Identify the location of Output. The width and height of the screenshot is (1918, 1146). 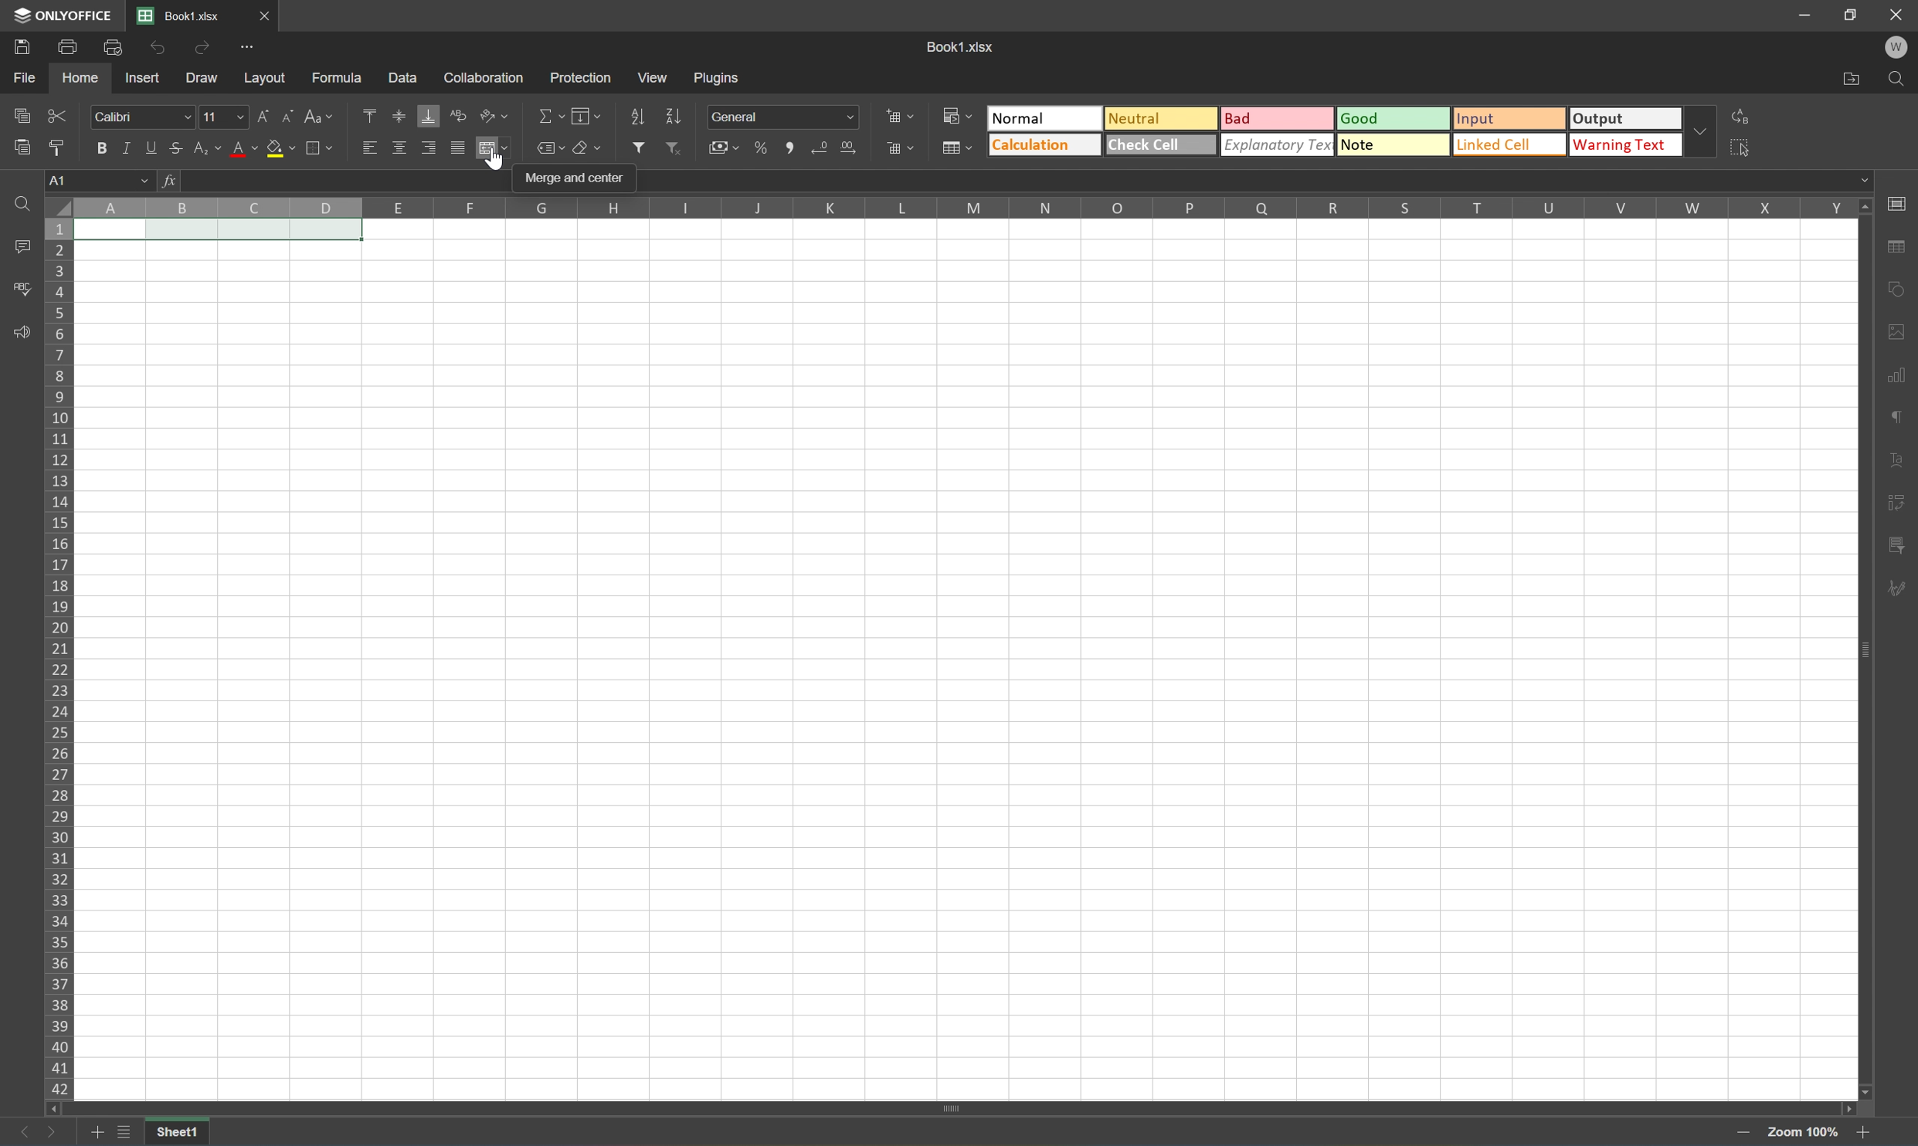
(1631, 119).